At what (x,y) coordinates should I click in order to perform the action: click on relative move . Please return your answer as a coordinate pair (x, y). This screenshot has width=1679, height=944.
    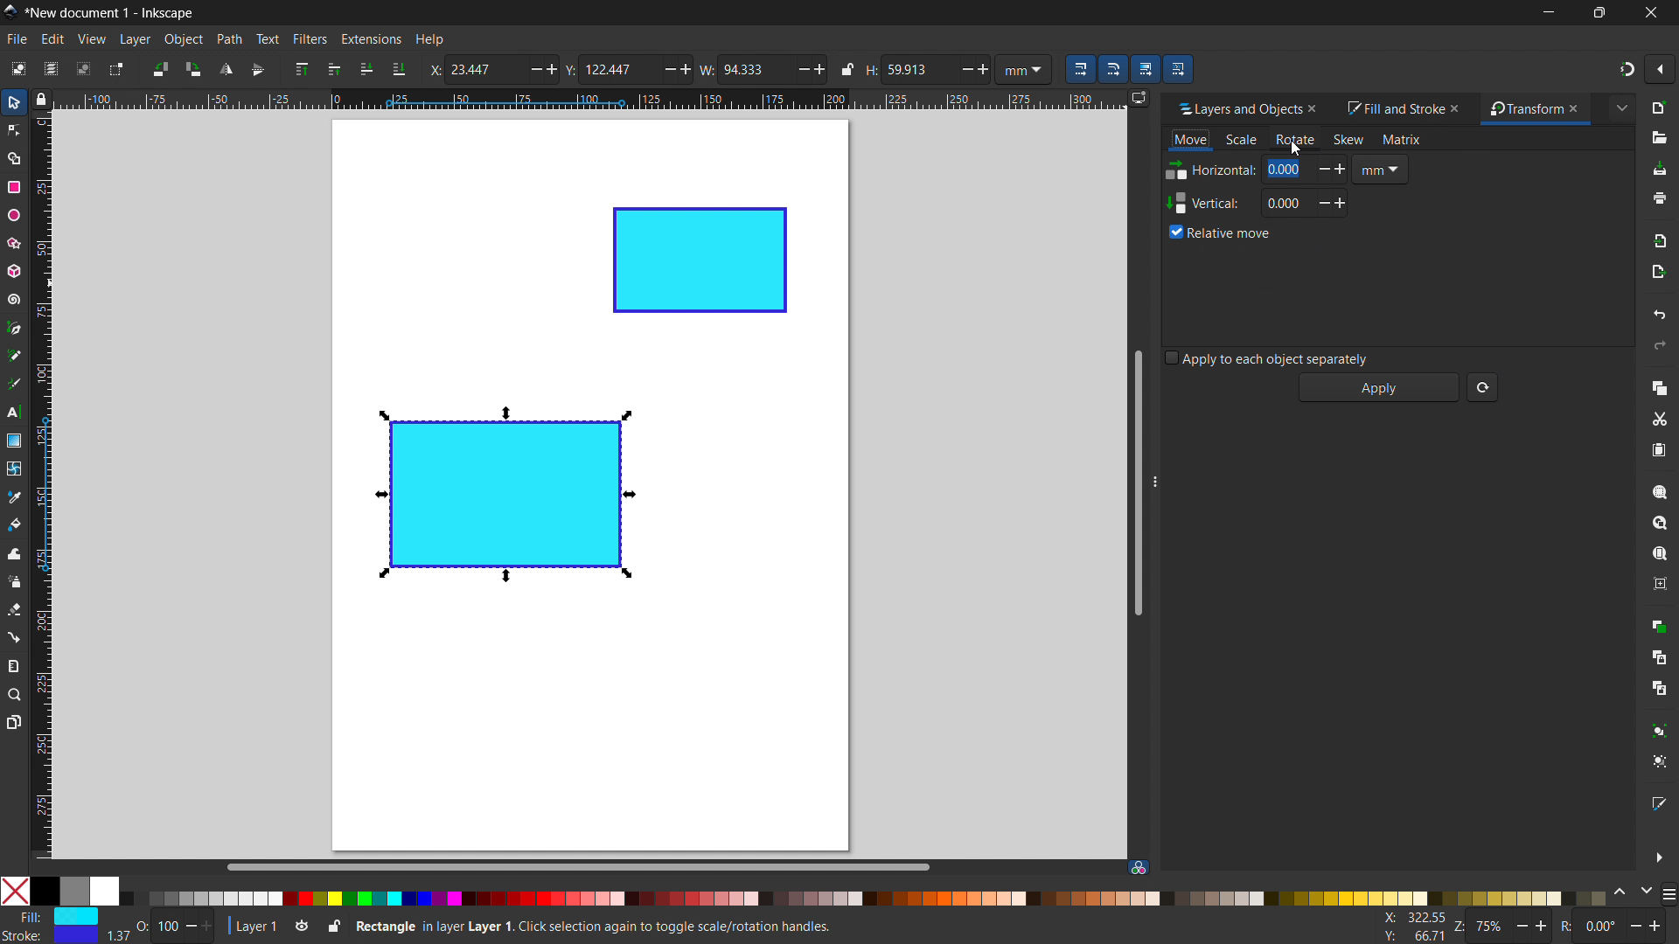
    Looking at the image, I should click on (1219, 234).